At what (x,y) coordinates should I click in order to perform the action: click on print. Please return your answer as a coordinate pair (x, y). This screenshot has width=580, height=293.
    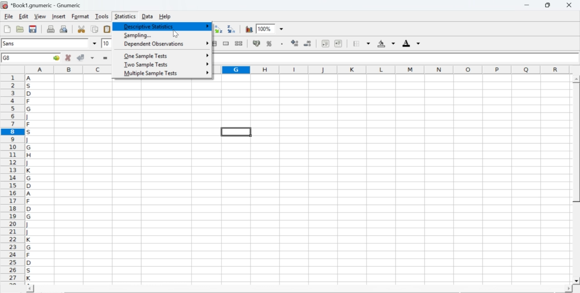
    Looking at the image, I should click on (51, 28).